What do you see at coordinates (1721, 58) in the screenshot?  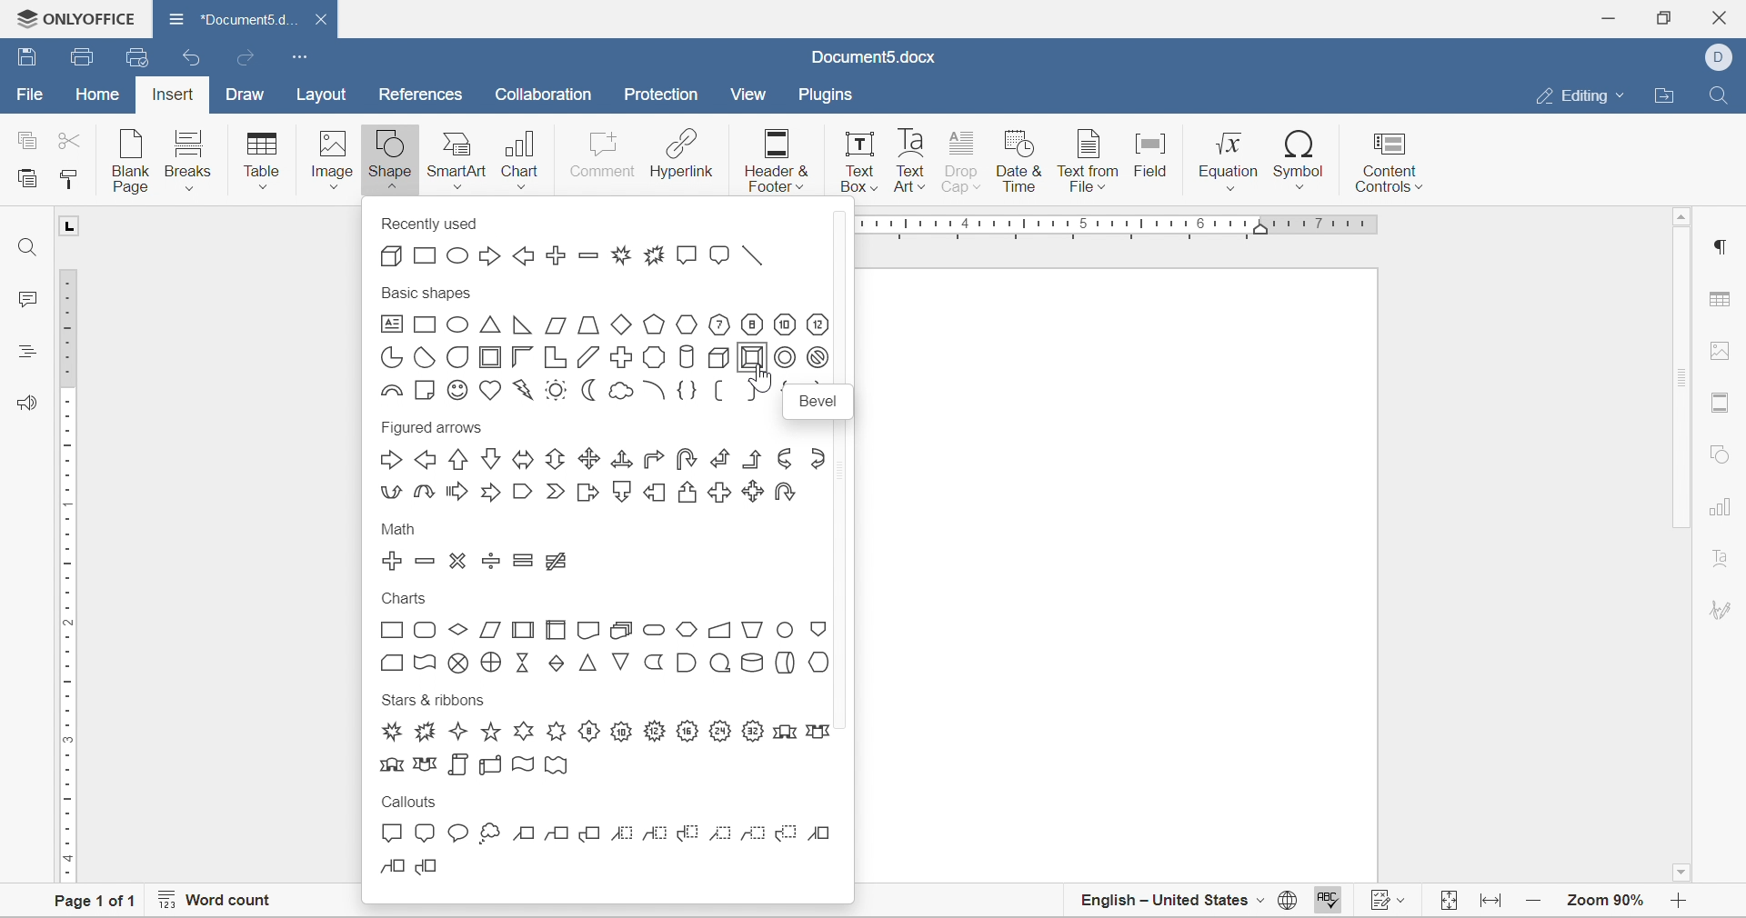 I see `dell` at bounding box center [1721, 58].